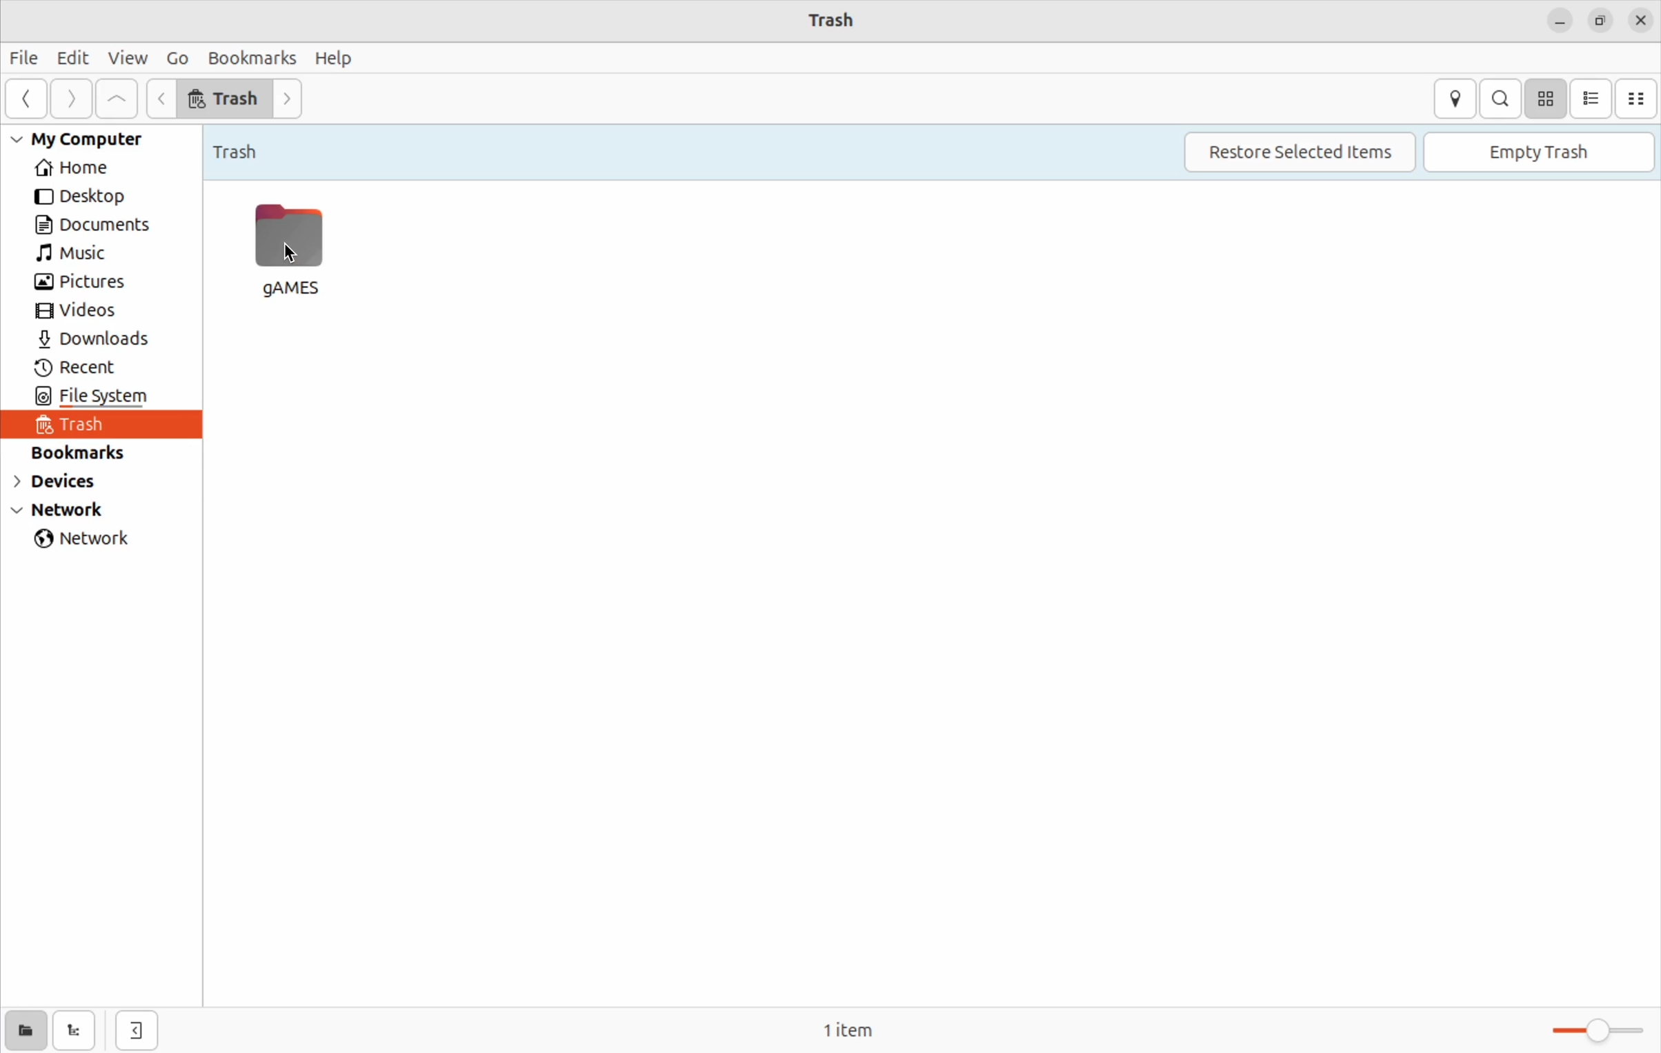 The image size is (1661, 1053). Describe the element at coordinates (1599, 21) in the screenshot. I see `resize` at that location.